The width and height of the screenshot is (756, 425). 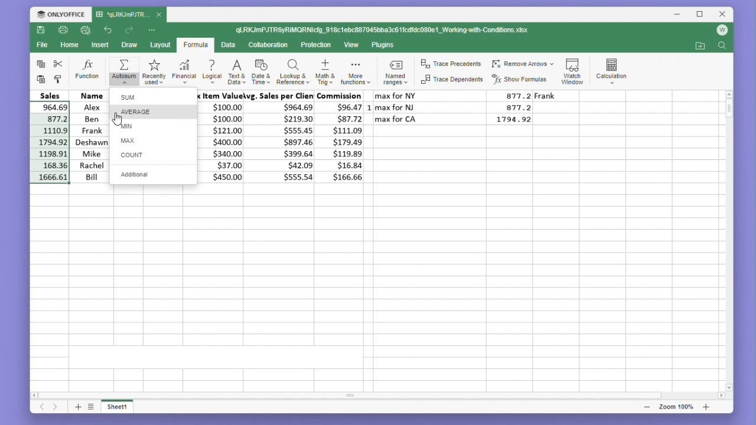 What do you see at coordinates (729, 94) in the screenshot?
I see `scroll up` at bounding box center [729, 94].